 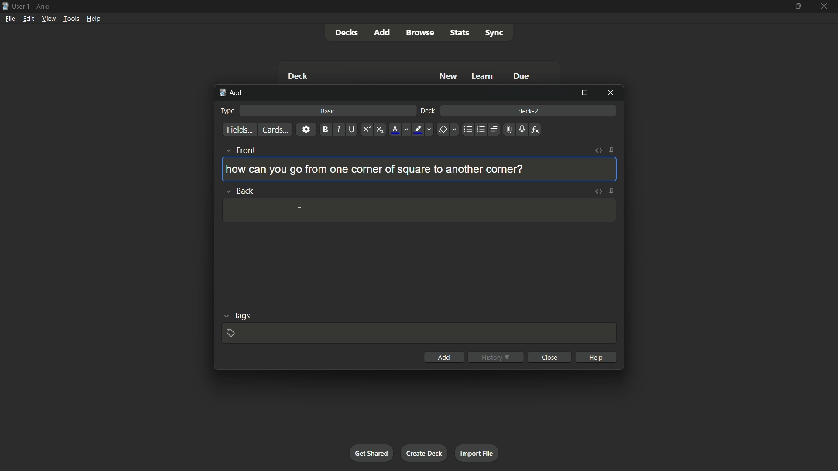 What do you see at coordinates (328, 111) in the screenshot?
I see `basic` at bounding box center [328, 111].